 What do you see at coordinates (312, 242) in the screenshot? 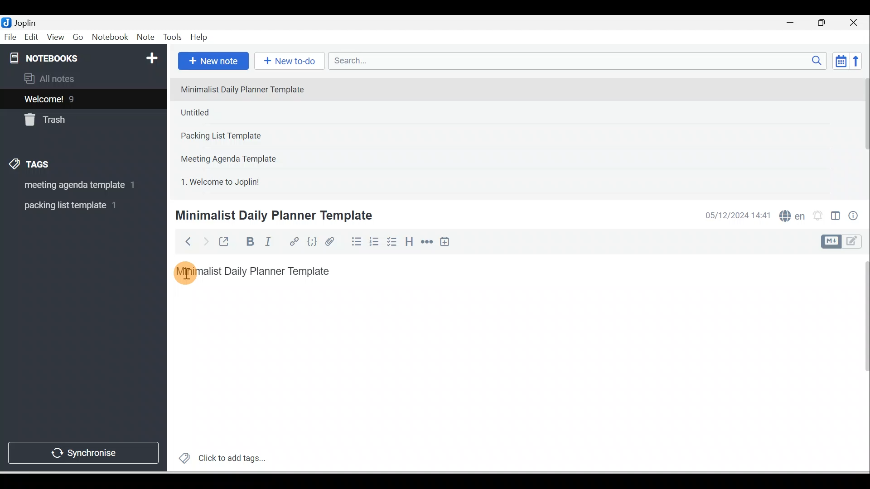
I see `Code` at bounding box center [312, 242].